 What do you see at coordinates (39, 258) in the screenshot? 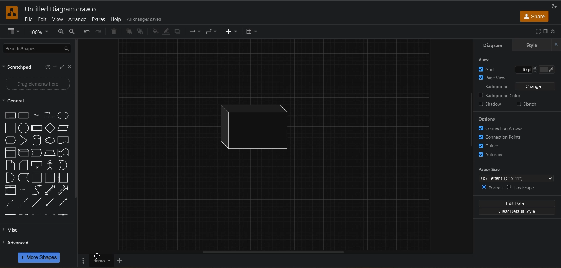
I see `more shapes` at bounding box center [39, 258].